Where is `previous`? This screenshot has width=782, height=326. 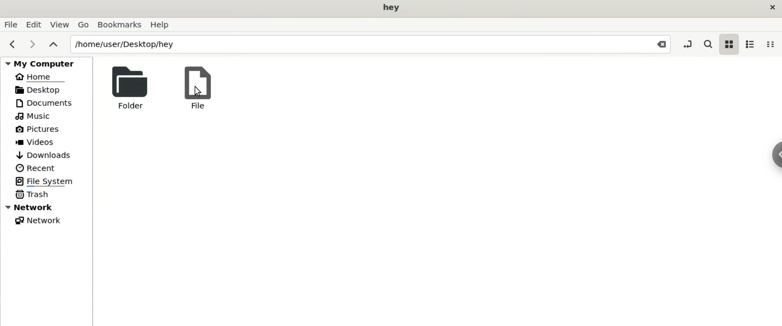 previous is located at coordinates (11, 44).